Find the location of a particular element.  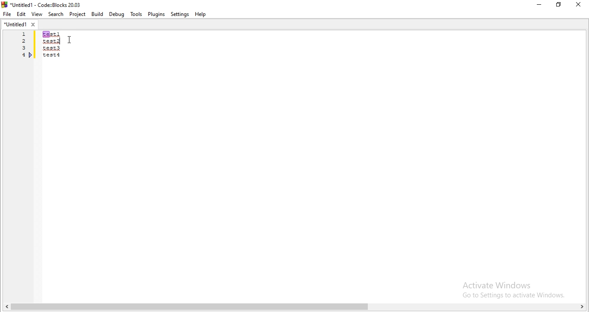

Restore is located at coordinates (558, 5).